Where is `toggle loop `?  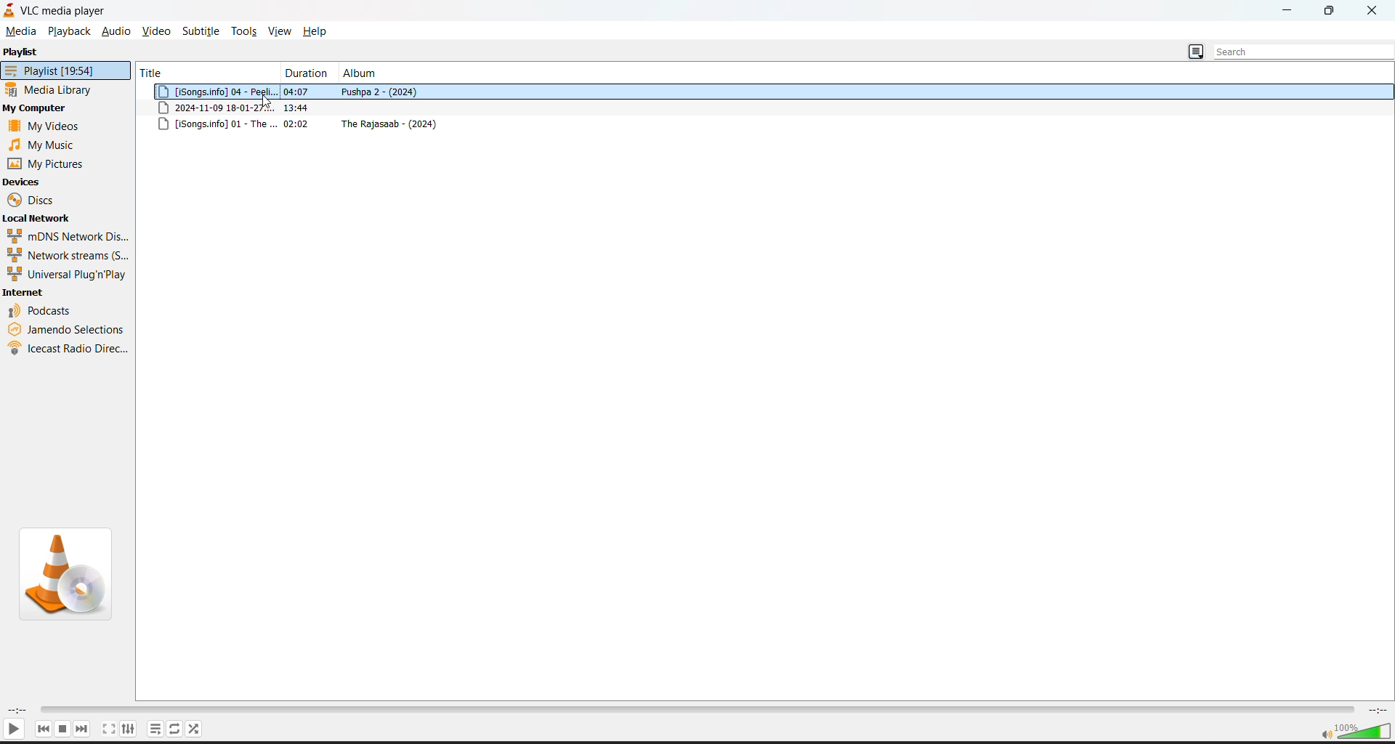 toggle loop  is located at coordinates (177, 729).